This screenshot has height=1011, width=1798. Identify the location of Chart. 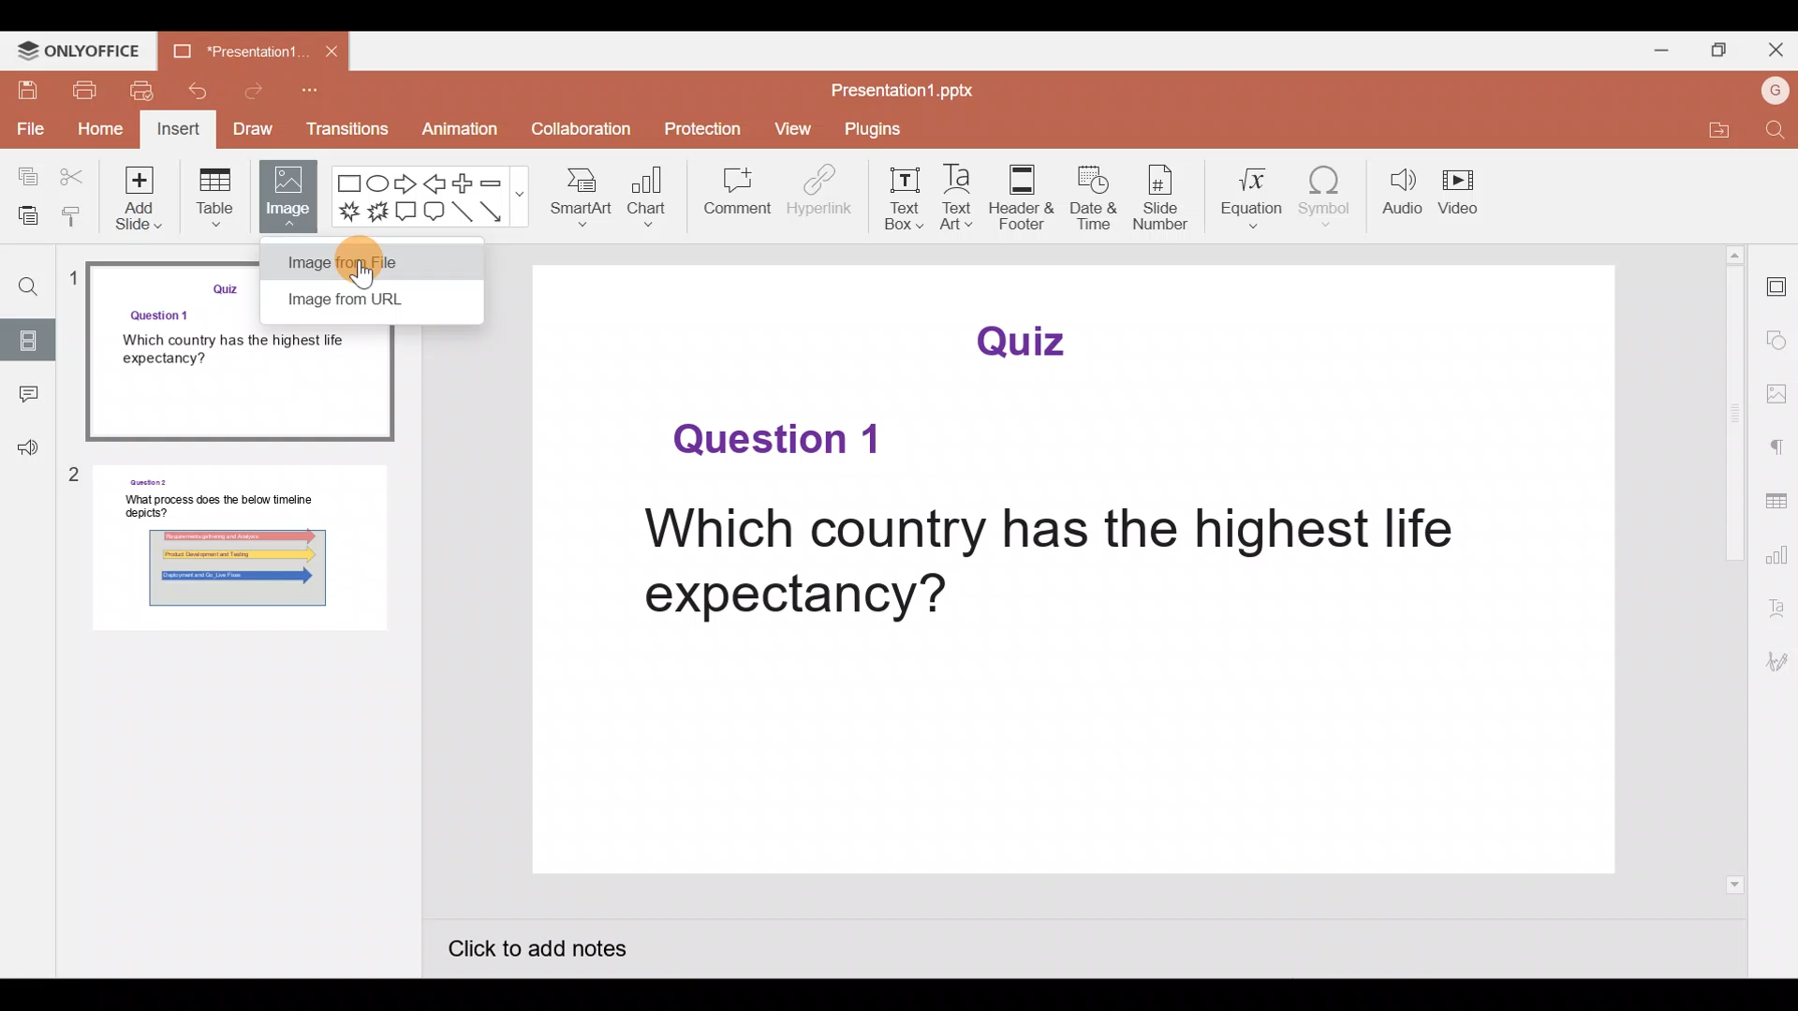
(650, 199).